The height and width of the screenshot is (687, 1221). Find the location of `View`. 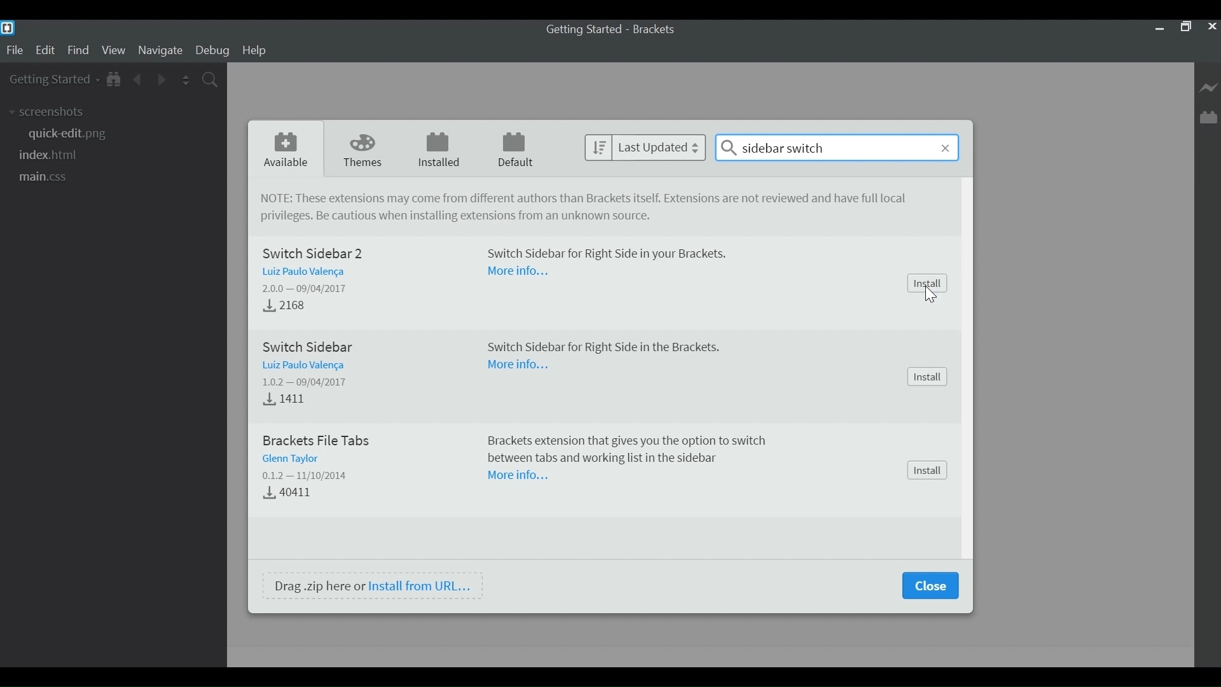

View is located at coordinates (114, 51).